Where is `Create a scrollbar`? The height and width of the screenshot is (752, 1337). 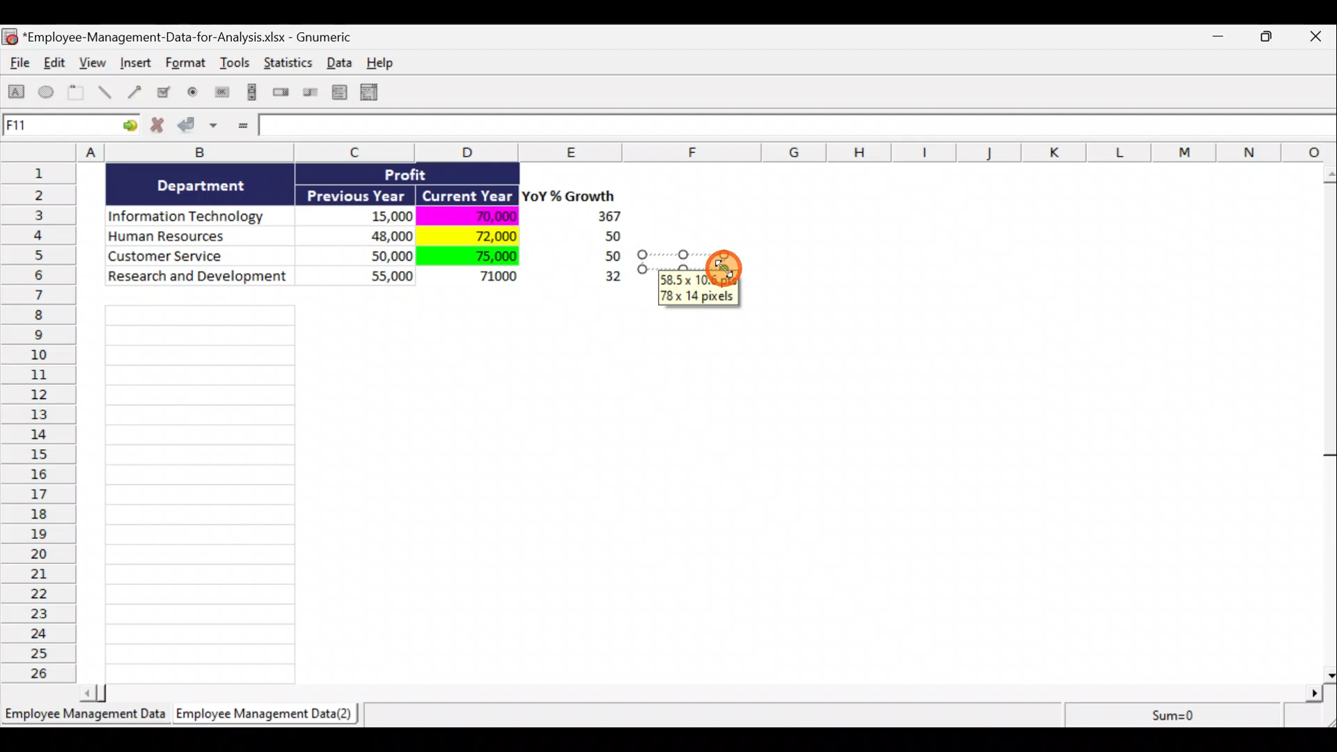
Create a scrollbar is located at coordinates (250, 95).